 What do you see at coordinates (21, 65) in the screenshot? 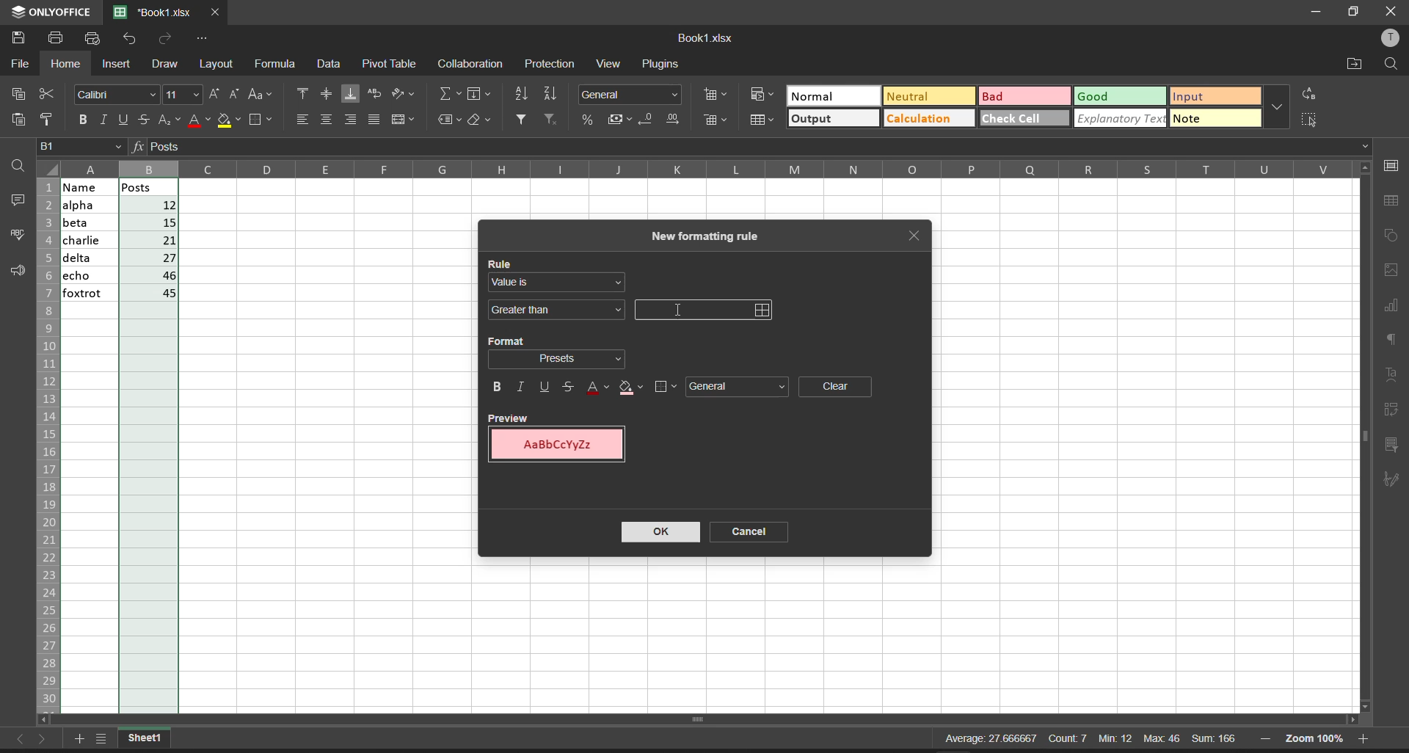
I see `file` at bounding box center [21, 65].